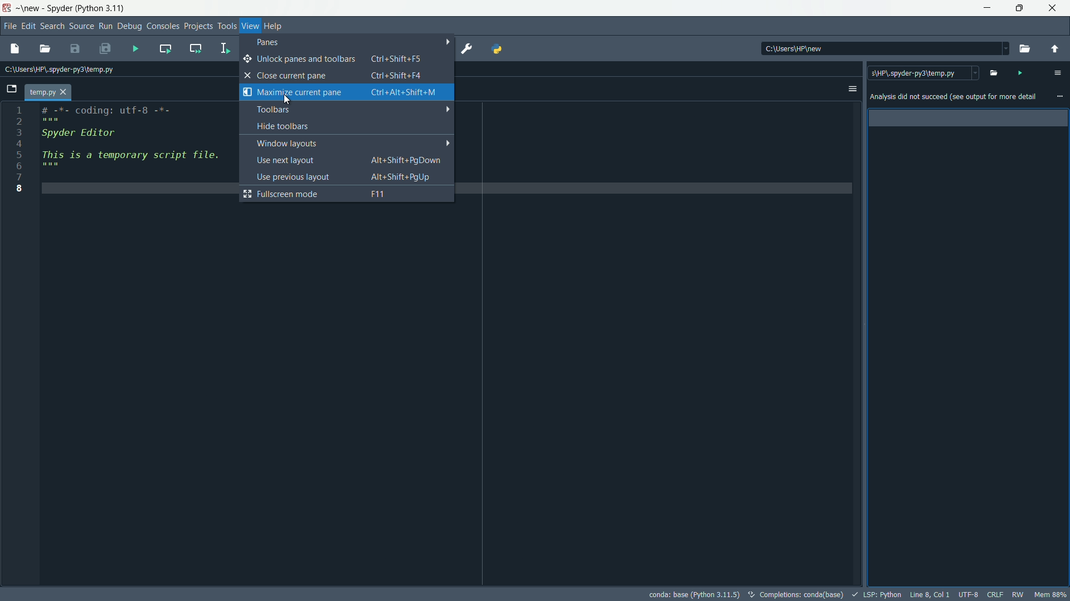  What do you see at coordinates (22, 178) in the screenshot?
I see `7` at bounding box center [22, 178].